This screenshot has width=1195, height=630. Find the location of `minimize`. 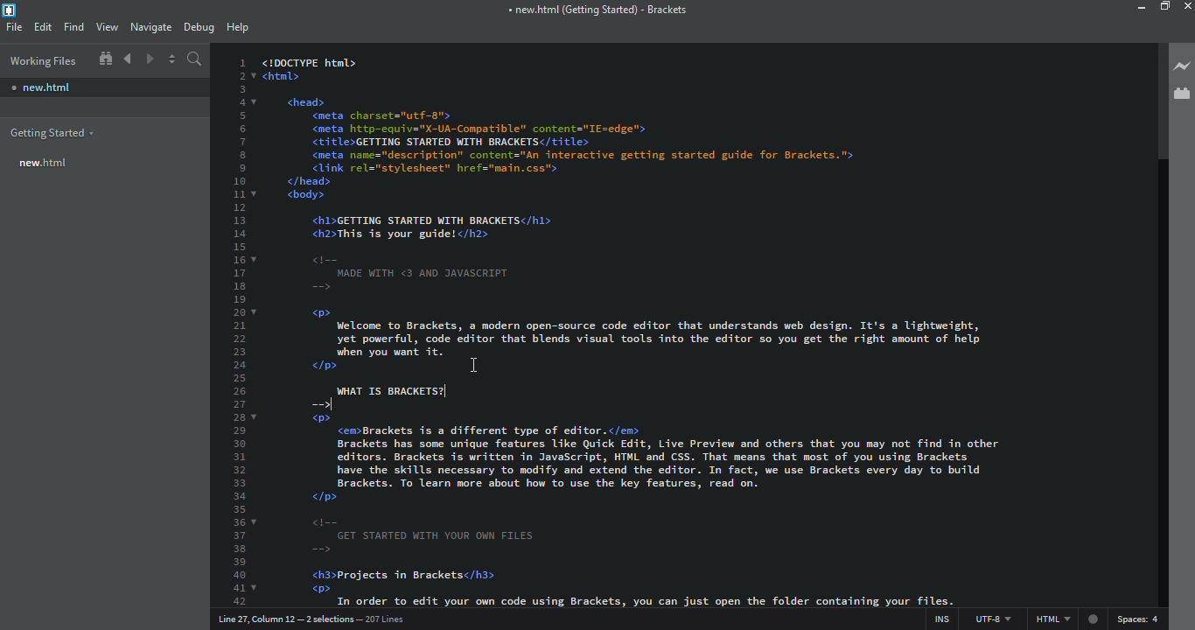

minimize is located at coordinates (1143, 8).